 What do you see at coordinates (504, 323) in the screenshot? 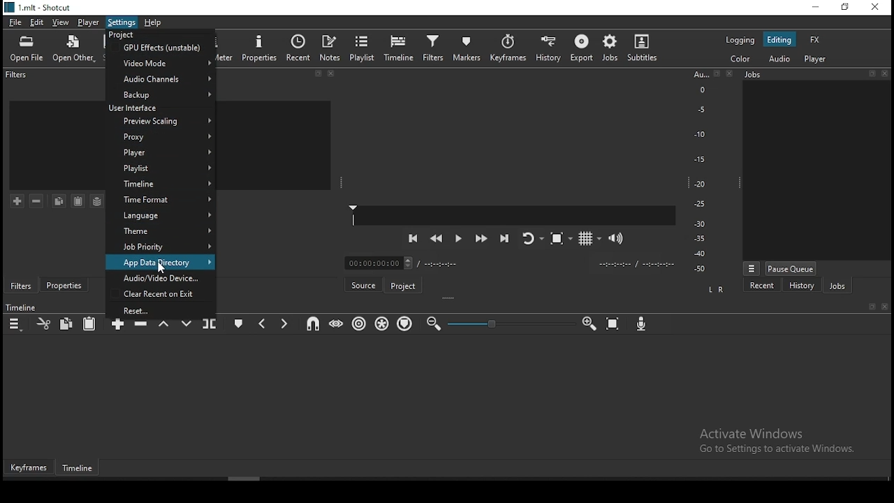
I see `zoom in or zoom out bar` at bounding box center [504, 323].